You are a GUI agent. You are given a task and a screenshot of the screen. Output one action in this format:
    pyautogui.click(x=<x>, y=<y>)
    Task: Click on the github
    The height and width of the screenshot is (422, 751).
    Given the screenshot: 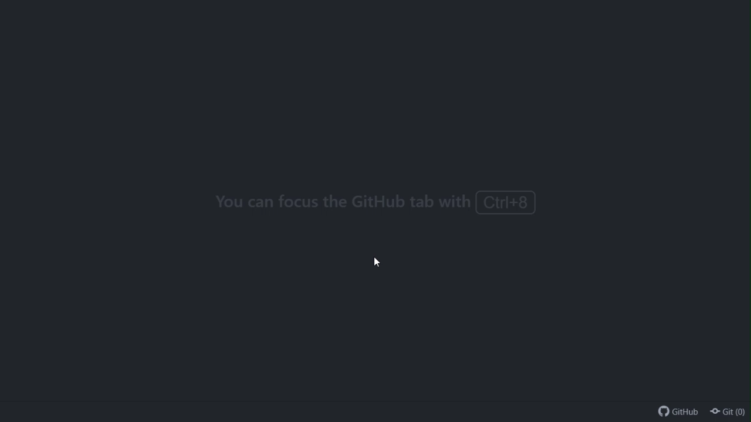 What is the action you would take?
    pyautogui.click(x=675, y=411)
    